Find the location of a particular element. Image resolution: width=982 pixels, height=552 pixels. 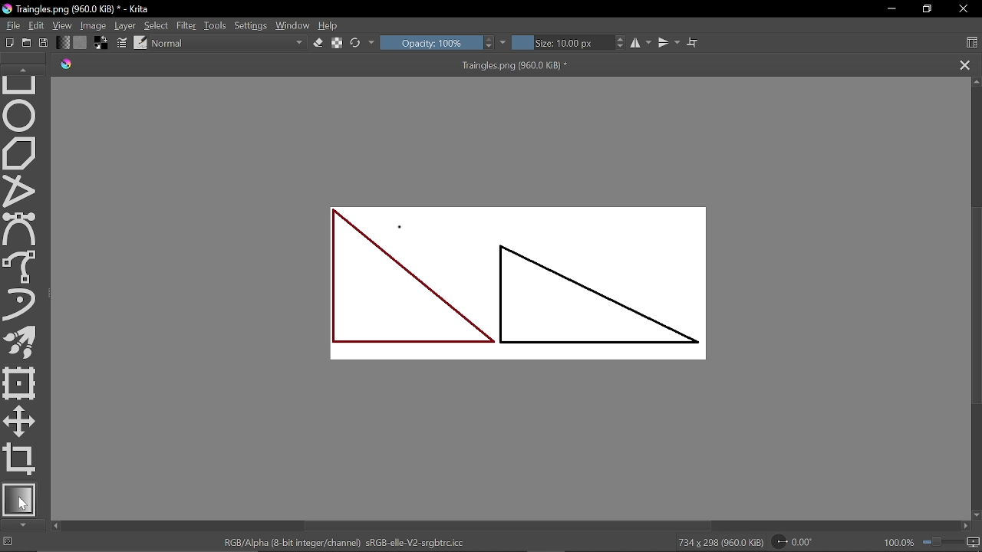

Window is located at coordinates (293, 25).